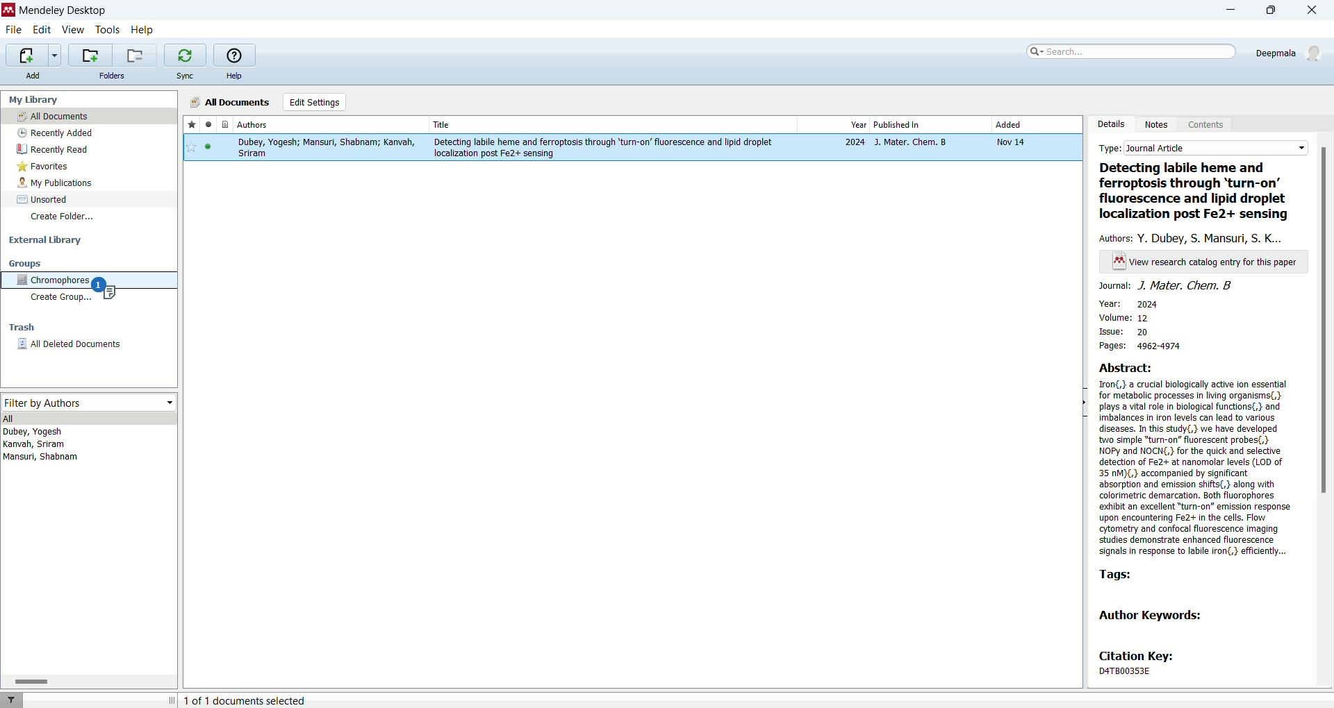 Image resolution: width=1334 pixels, height=708 pixels. Describe the element at coordinates (43, 458) in the screenshot. I see `Mansuri, shabnam` at that location.